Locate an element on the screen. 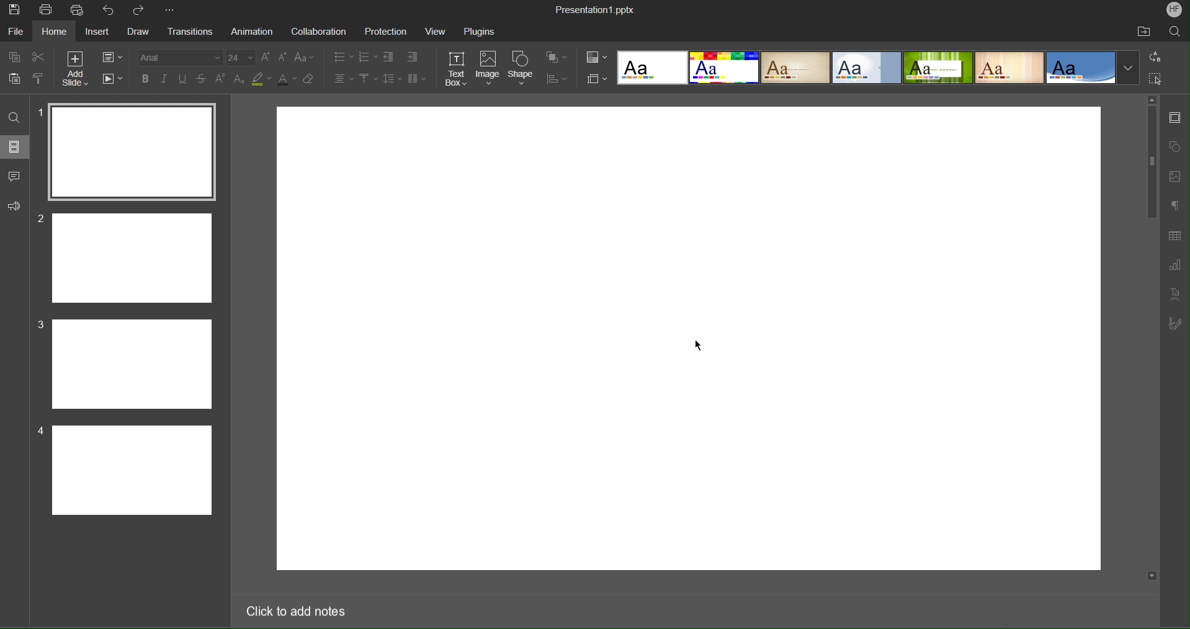  Redo is located at coordinates (140, 10).